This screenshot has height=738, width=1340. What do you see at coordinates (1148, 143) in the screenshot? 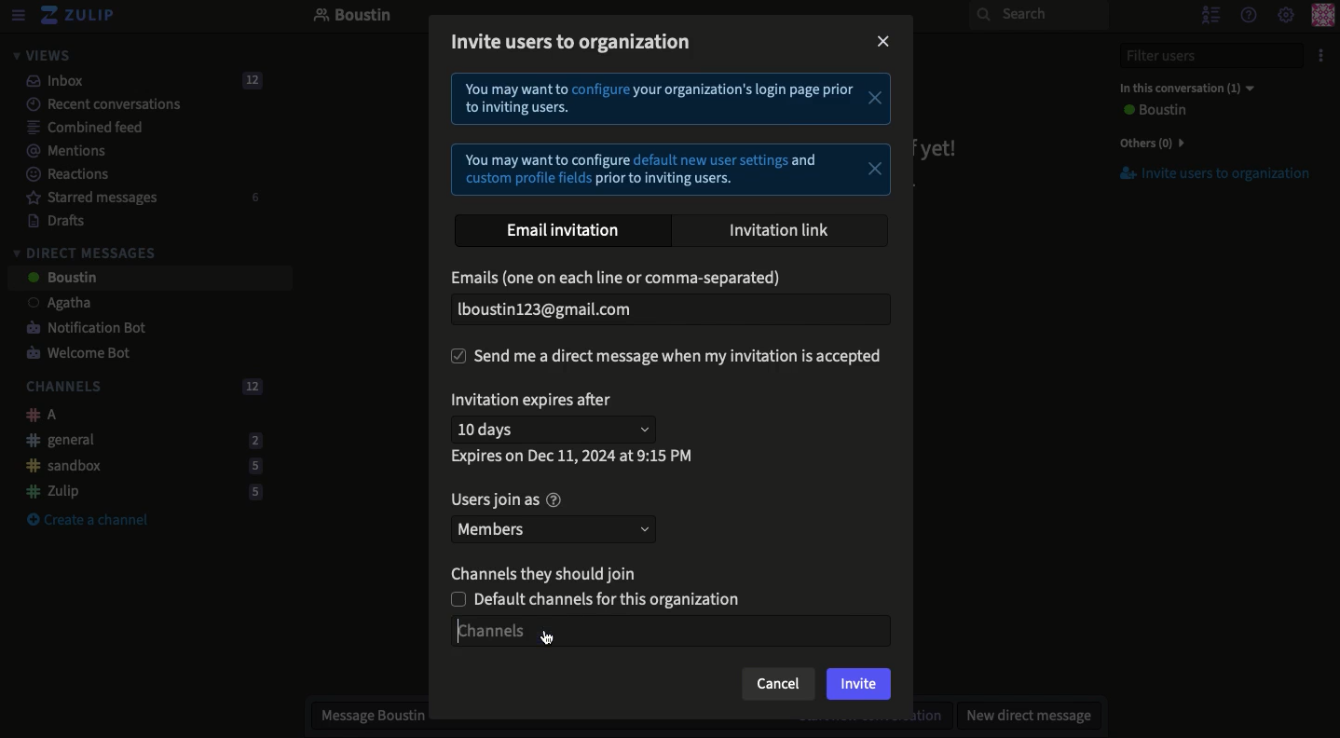
I see `Others` at bounding box center [1148, 143].